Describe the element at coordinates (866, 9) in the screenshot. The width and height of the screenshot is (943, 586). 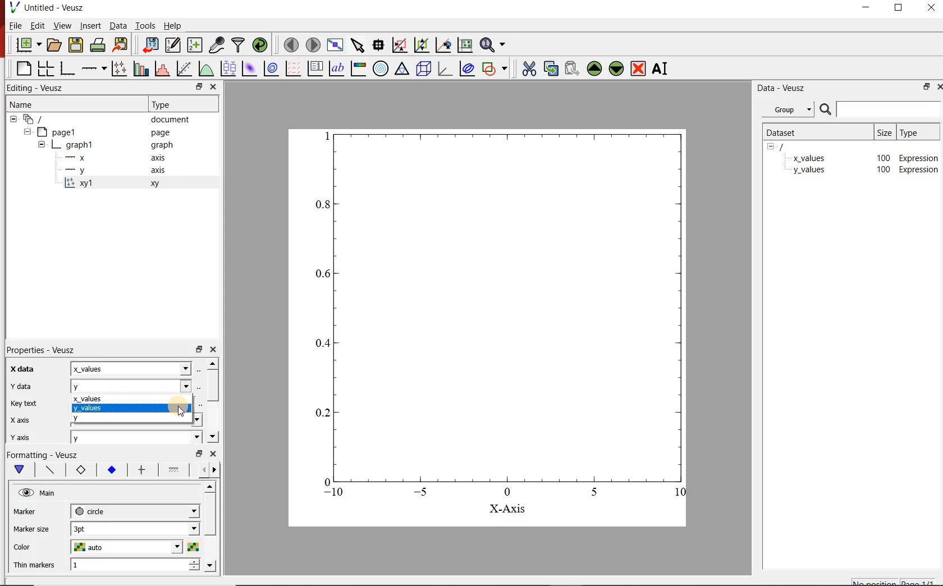
I see `minimize` at that location.